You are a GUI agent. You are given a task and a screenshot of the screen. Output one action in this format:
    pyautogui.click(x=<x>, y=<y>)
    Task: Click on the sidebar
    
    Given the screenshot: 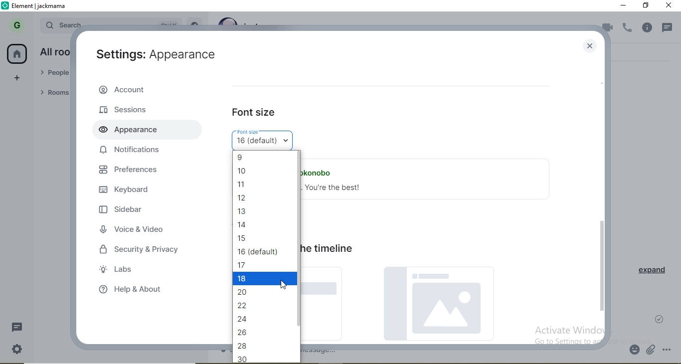 What is the action you would take?
    pyautogui.click(x=122, y=211)
    